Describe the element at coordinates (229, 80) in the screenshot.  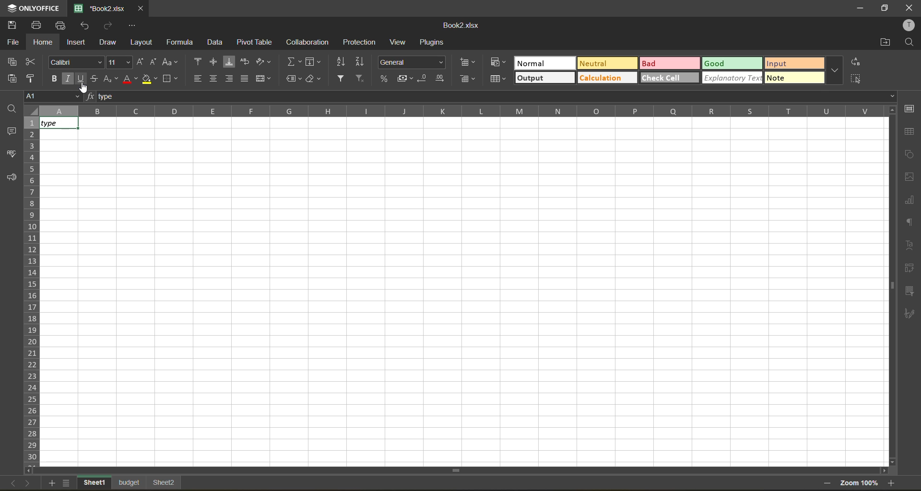
I see `align right` at that location.